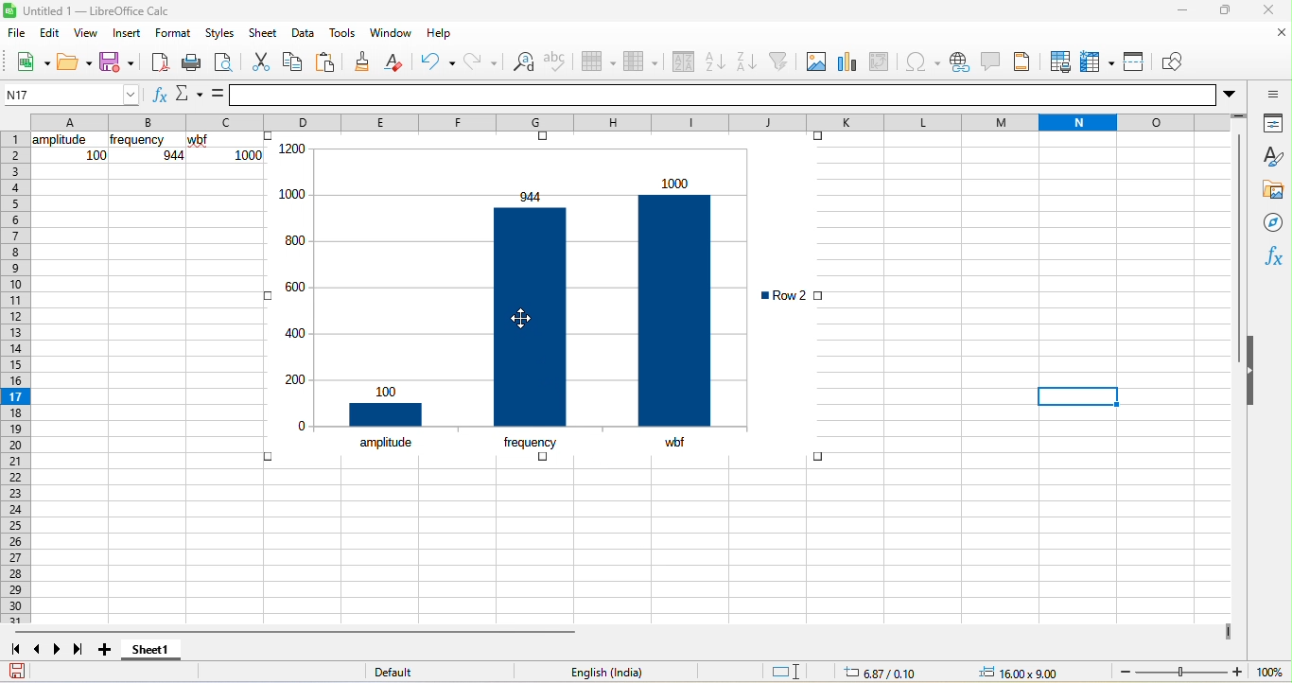 This screenshot has width=1292, height=683. Describe the element at coordinates (26, 61) in the screenshot. I see `new` at that location.